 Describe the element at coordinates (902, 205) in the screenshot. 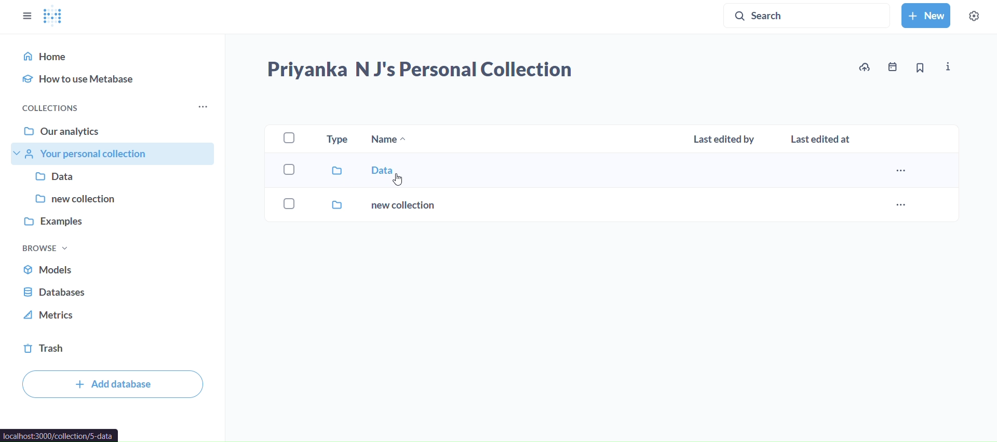

I see `more` at that location.